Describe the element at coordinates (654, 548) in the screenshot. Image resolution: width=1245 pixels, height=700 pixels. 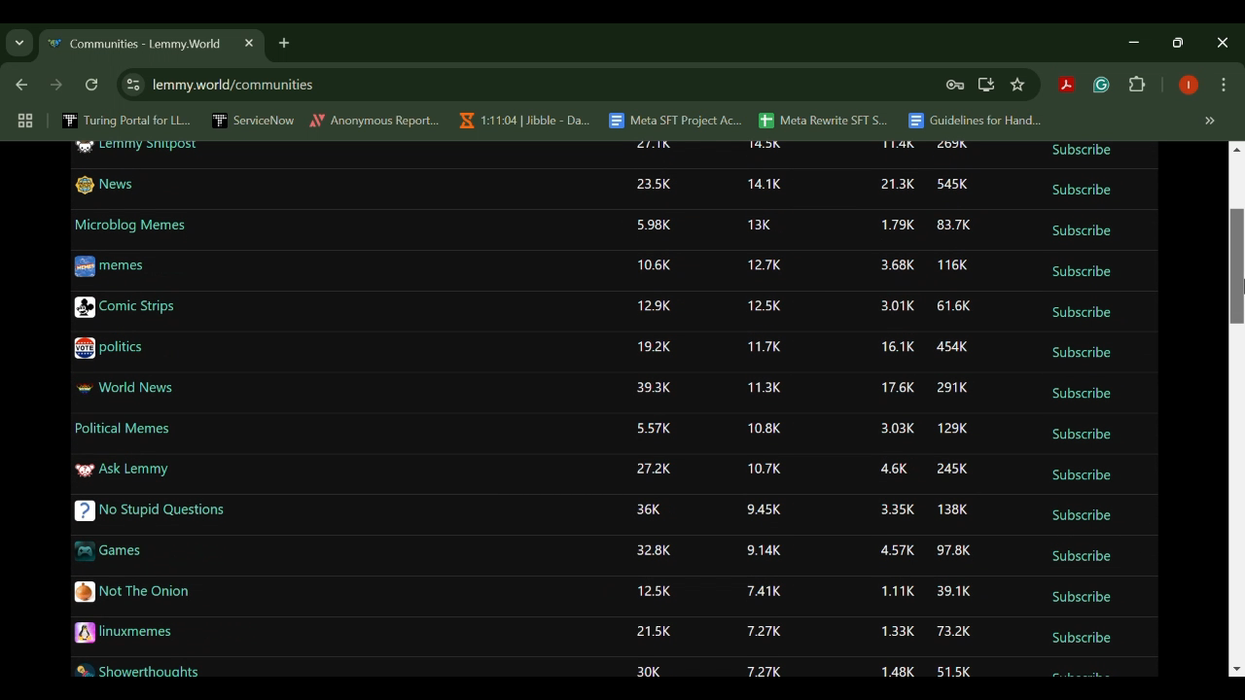
I see `32.8K` at that location.